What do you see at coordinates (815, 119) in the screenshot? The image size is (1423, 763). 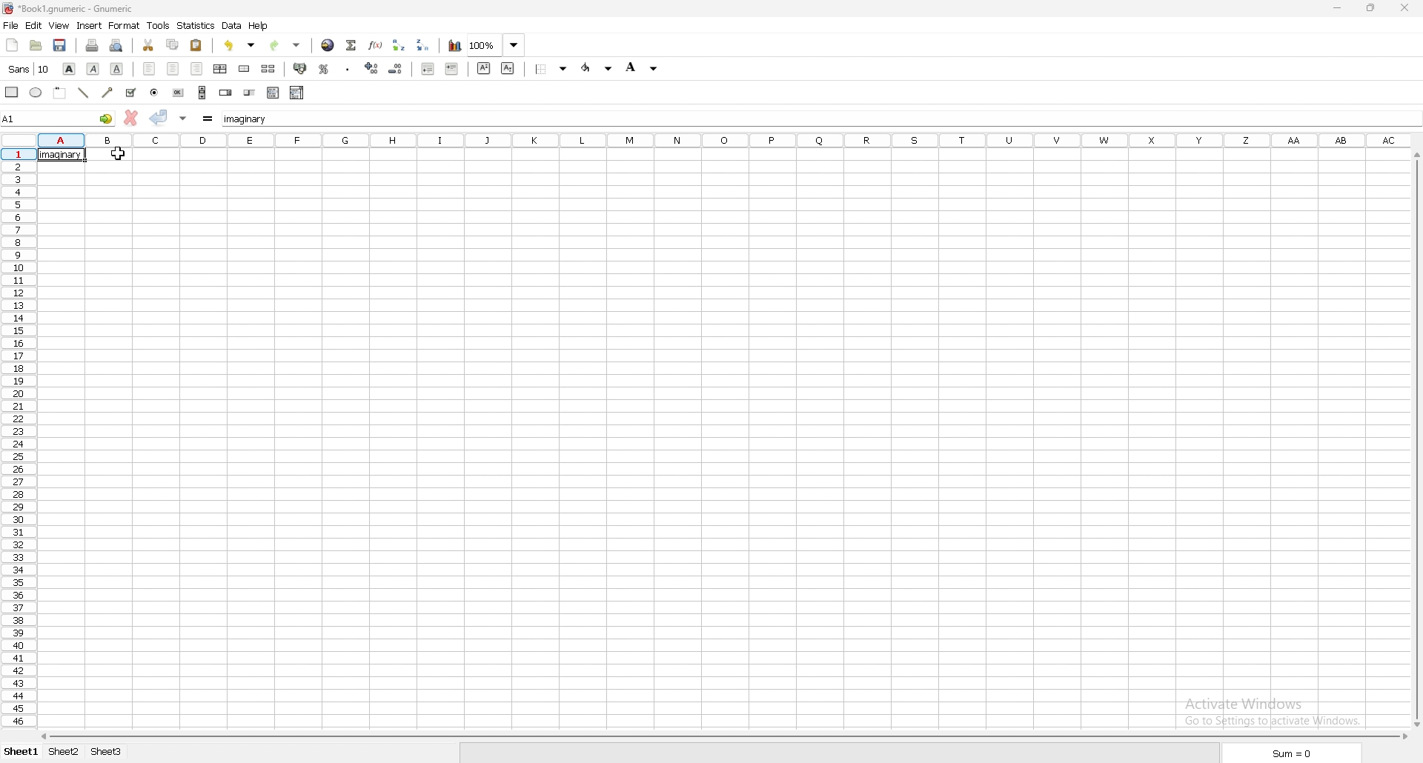 I see `cell input` at bounding box center [815, 119].